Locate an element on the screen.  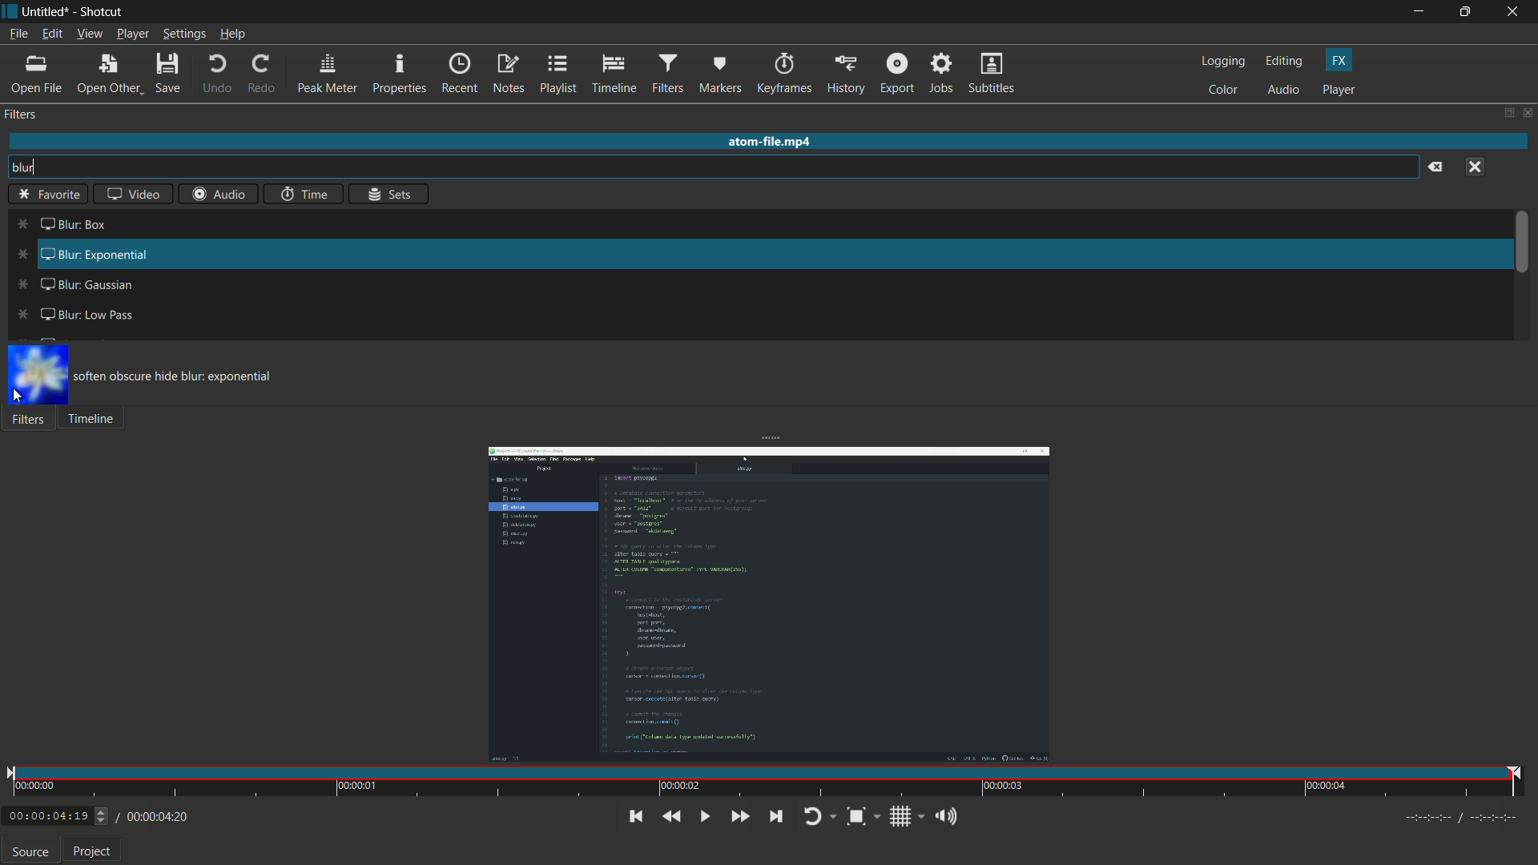
open other is located at coordinates (108, 77).